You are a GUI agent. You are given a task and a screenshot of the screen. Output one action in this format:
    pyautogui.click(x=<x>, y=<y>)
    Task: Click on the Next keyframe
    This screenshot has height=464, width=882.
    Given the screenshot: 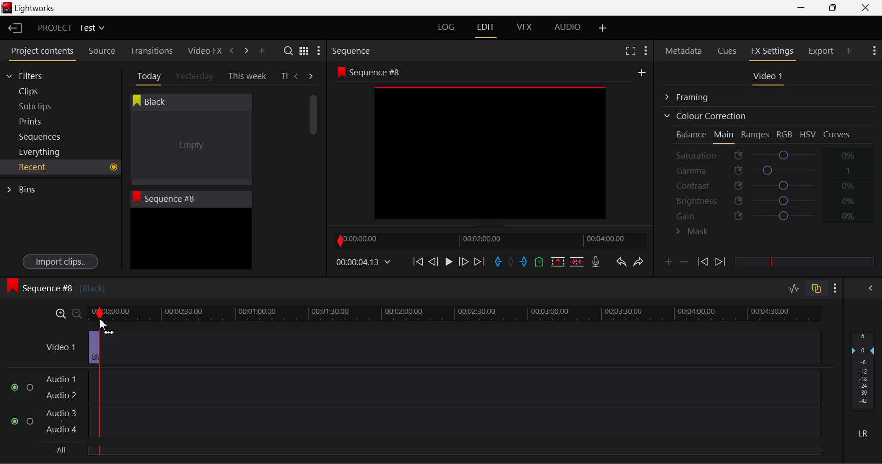 What is the action you would take?
    pyautogui.click(x=721, y=262)
    